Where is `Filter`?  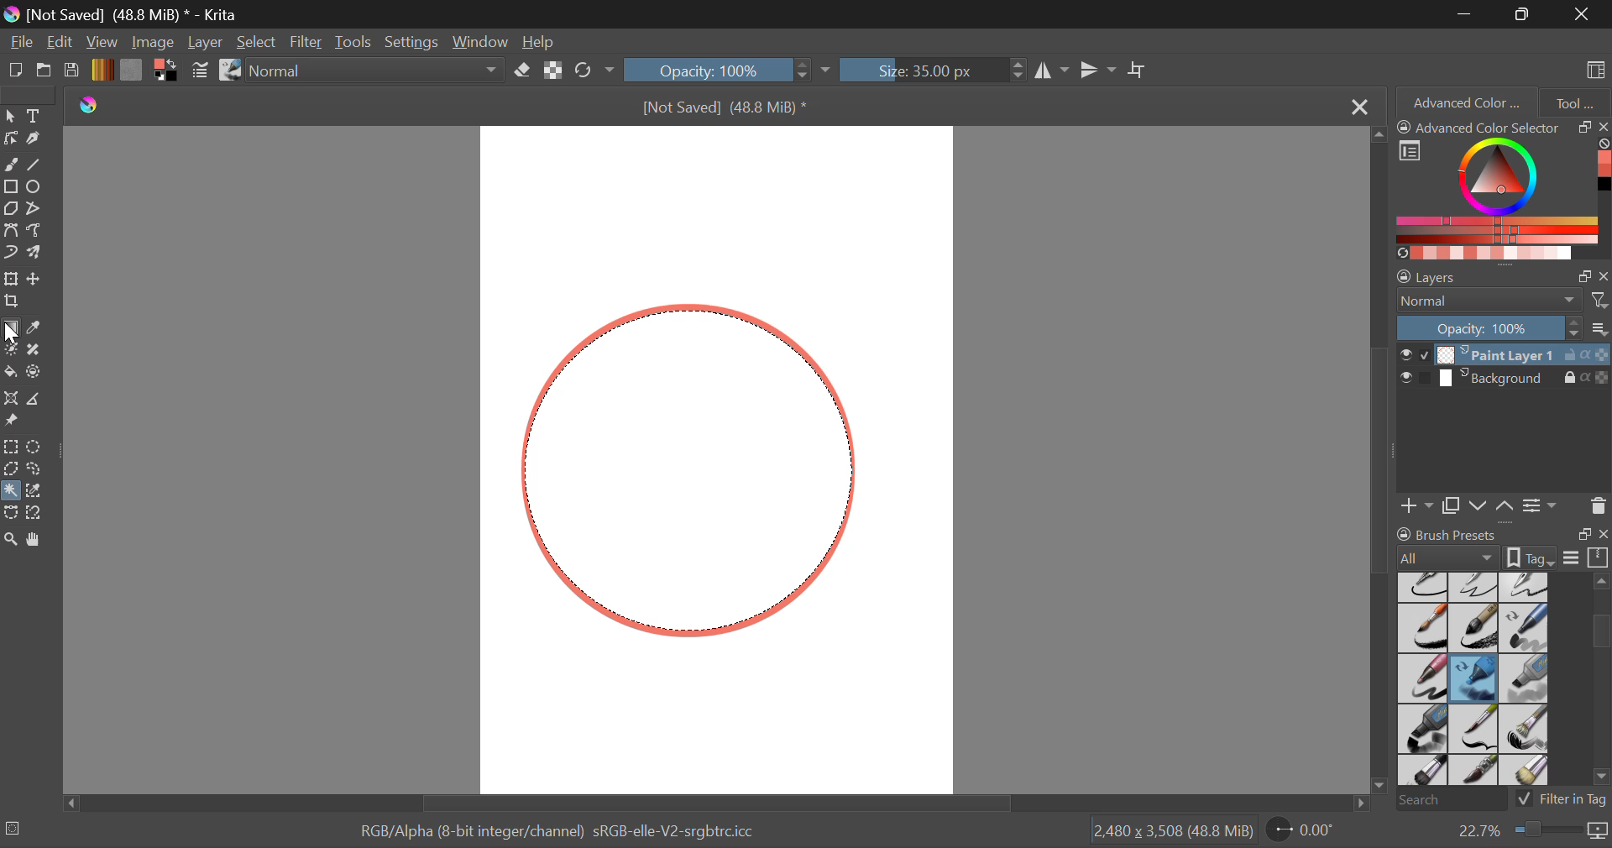
Filter is located at coordinates (308, 43).